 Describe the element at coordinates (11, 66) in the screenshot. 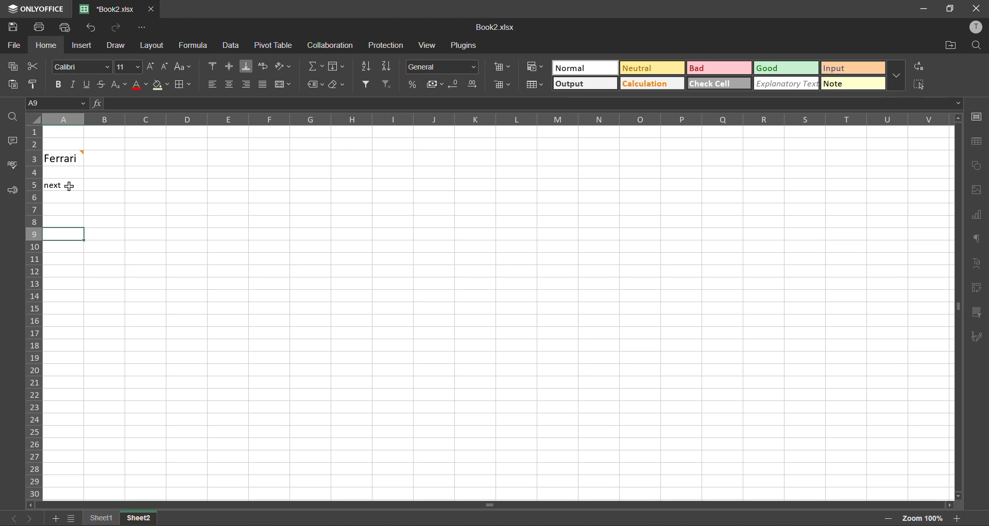

I see `copy` at that location.